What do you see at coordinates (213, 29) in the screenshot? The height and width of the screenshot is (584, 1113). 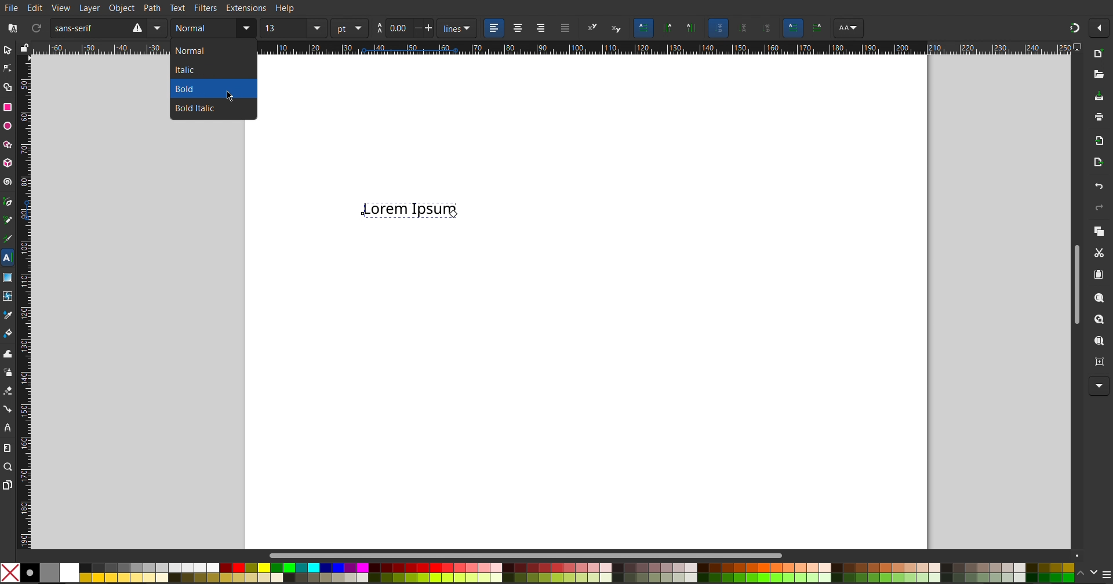 I see `Font Style` at bounding box center [213, 29].